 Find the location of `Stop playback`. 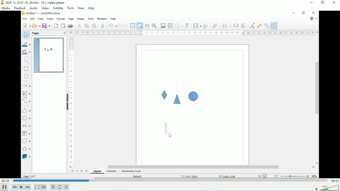

Stop playback is located at coordinates (21, 187).